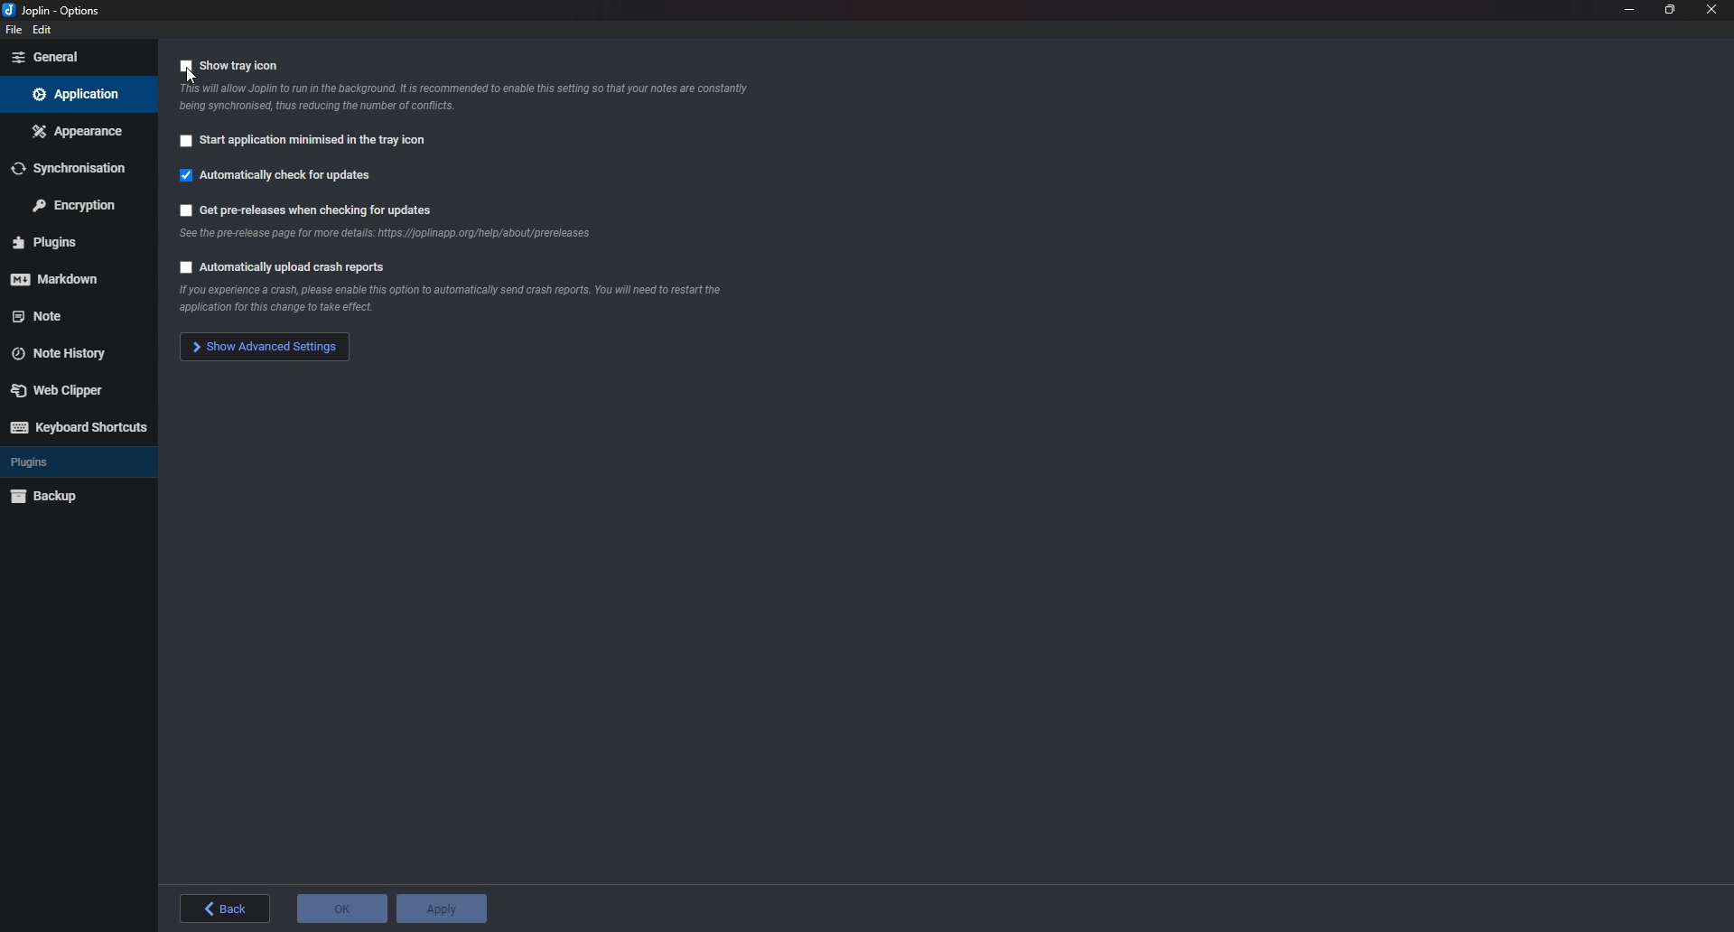 This screenshot has height=932, width=1734. Describe the element at coordinates (473, 98) in the screenshot. I see `info` at that location.